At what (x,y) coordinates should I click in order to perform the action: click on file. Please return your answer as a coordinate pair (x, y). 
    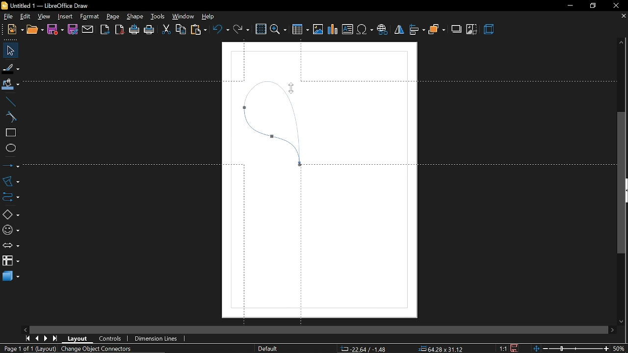
    Looking at the image, I should click on (6, 16).